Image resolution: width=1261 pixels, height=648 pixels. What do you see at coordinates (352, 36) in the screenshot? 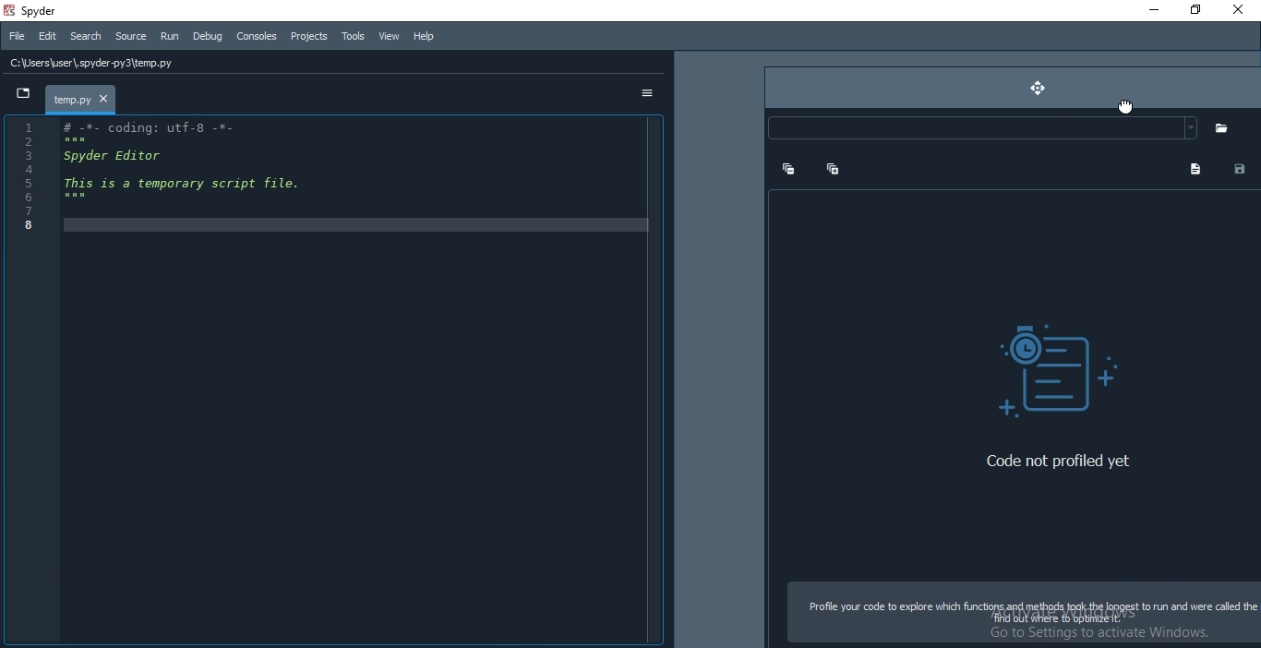
I see `Tools` at bounding box center [352, 36].